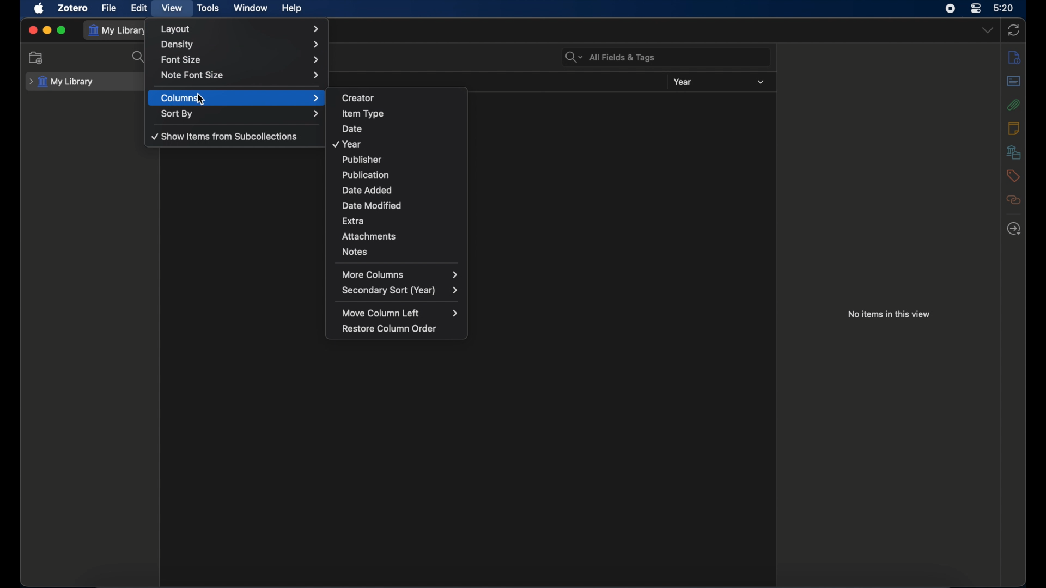 The image size is (1046, 588). I want to click on maximize, so click(62, 31).